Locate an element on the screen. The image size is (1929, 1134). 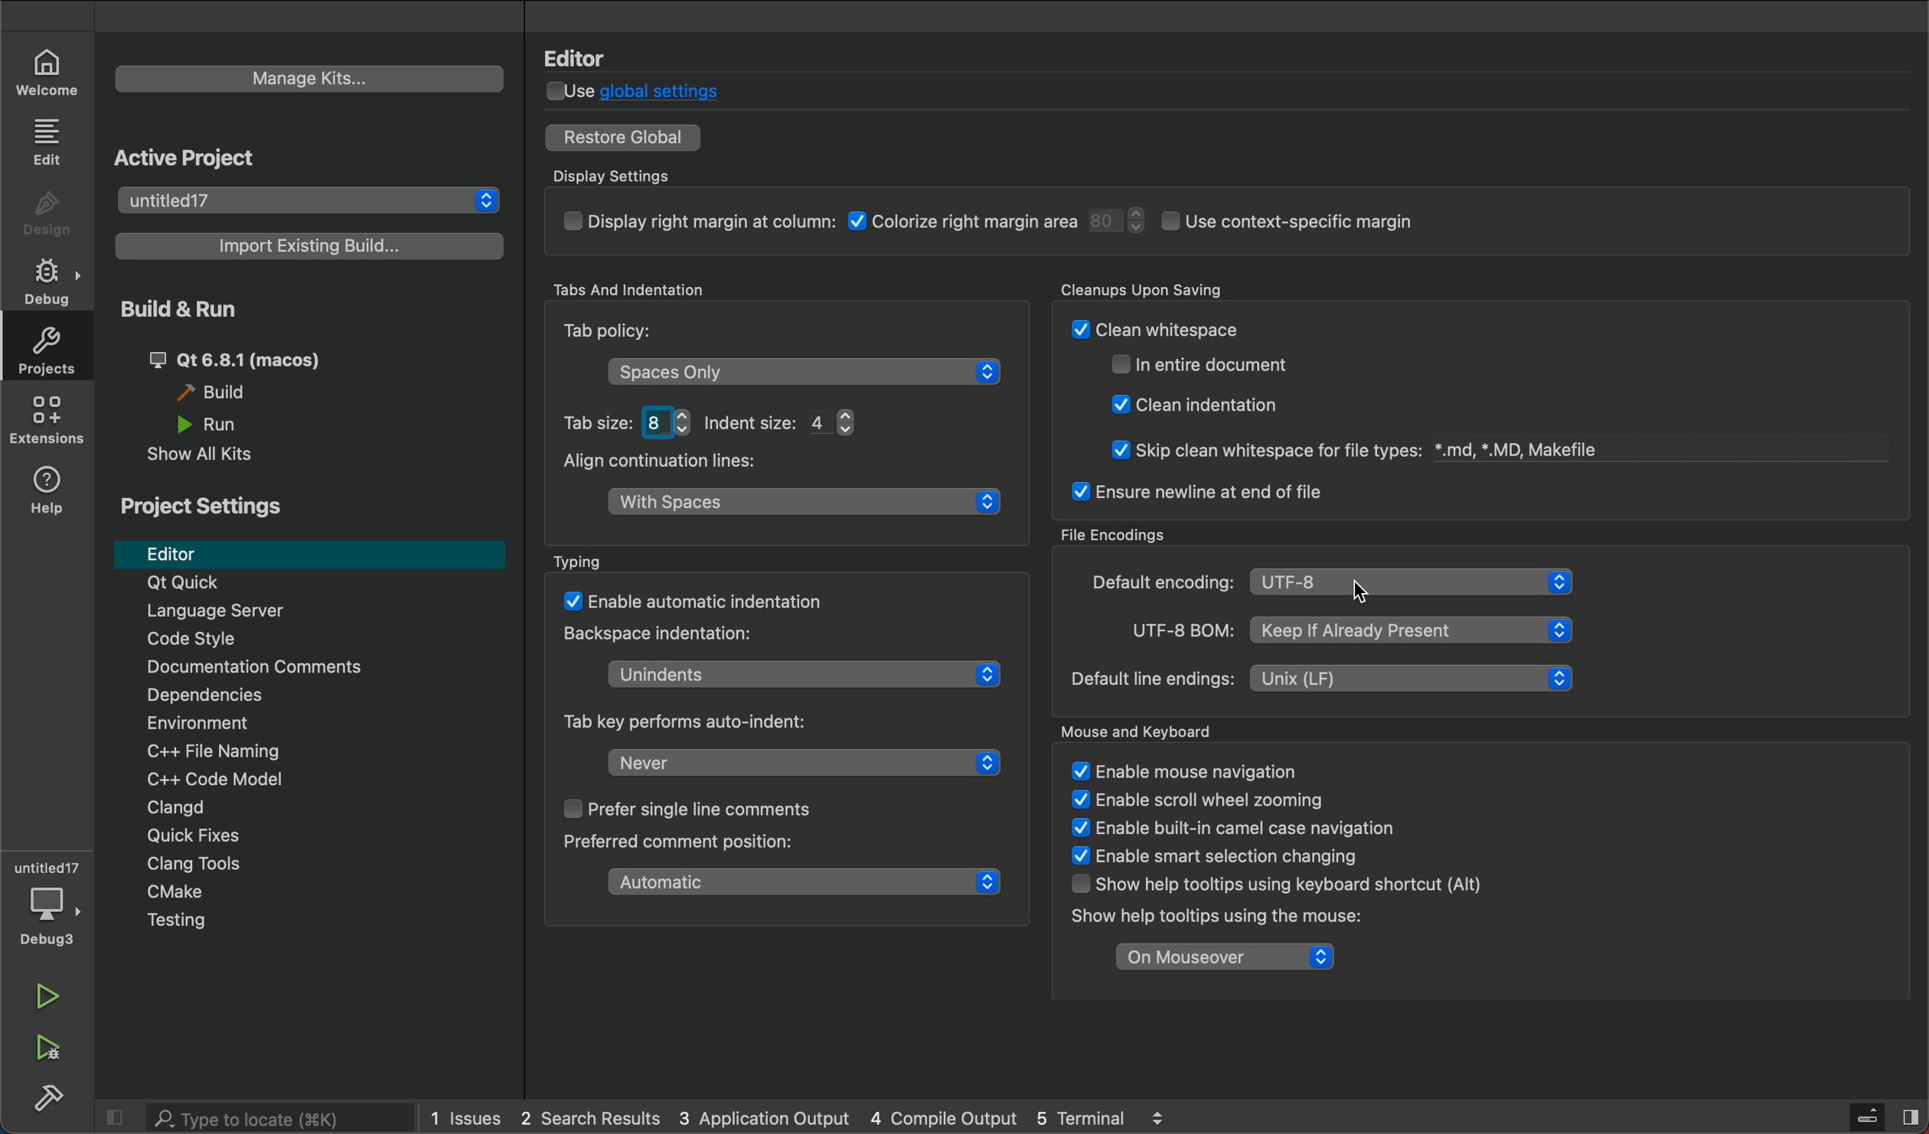
tab key auto indent is located at coordinates (804, 763).